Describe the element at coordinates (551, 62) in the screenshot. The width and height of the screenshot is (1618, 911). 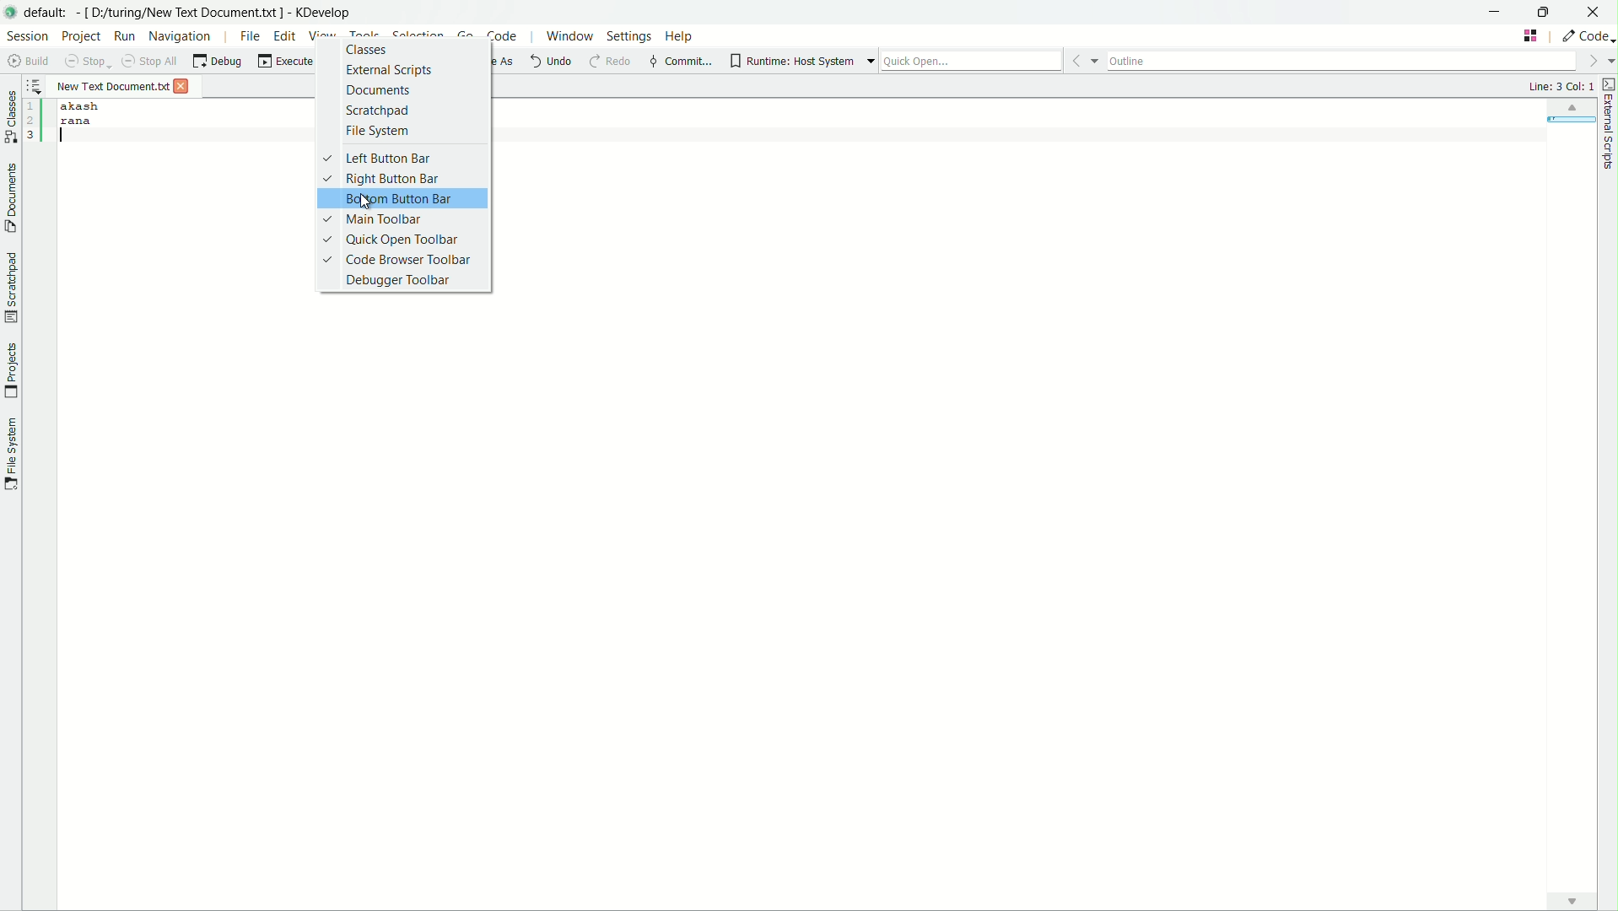
I see `undo` at that location.